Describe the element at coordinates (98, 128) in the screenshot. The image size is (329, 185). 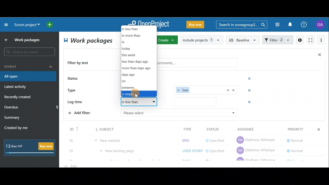
I see `Item 14` at that location.